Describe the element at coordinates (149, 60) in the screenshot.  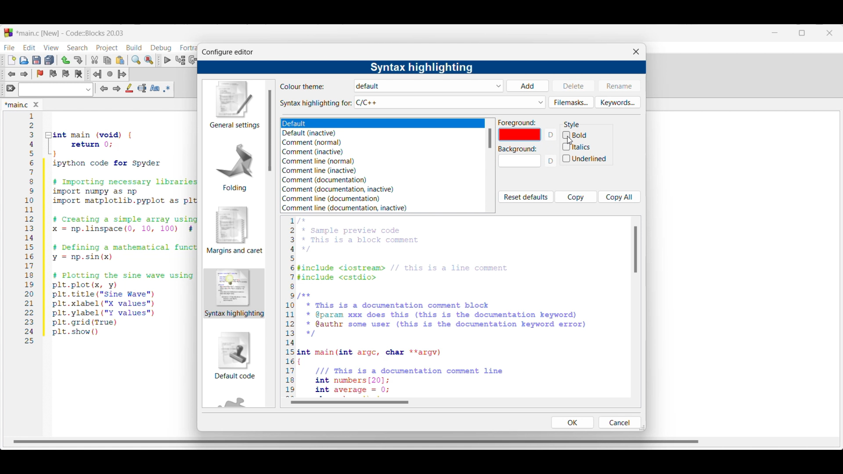
I see `Replace` at that location.